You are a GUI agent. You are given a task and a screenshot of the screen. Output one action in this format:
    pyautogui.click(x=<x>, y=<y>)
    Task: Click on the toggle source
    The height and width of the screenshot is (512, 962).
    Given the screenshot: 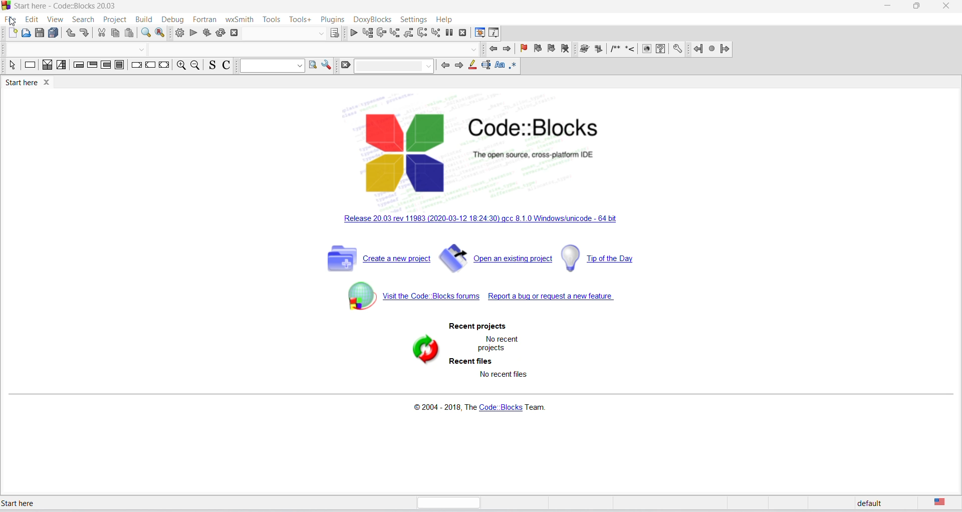 What is the action you would take?
    pyautogui.click(x=211, y=67)
    